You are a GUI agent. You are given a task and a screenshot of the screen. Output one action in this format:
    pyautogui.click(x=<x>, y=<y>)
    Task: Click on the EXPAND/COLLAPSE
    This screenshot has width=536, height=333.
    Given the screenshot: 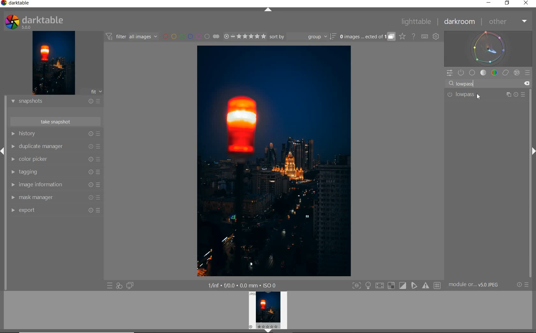 What is the action you would take?
    pyautogui.click(x=3, y=150)
    